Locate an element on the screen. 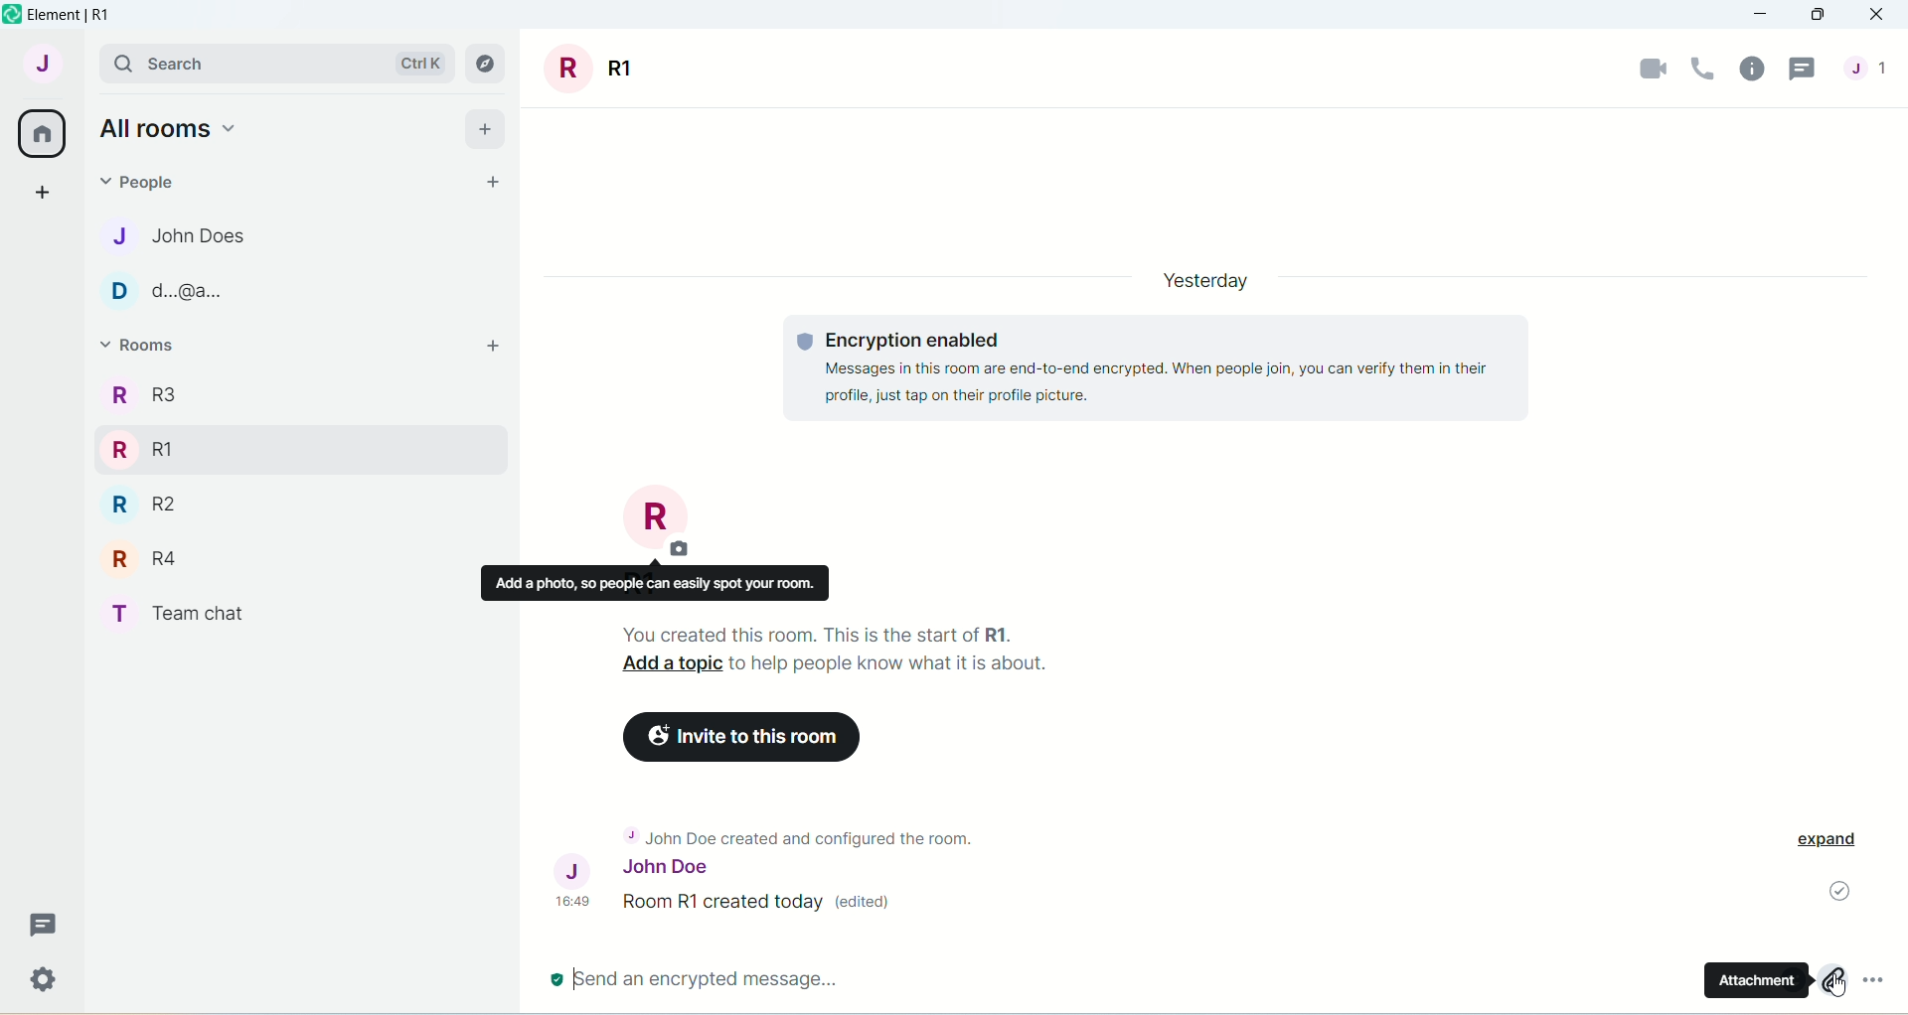  expand is located at coordinates (1834, 842).